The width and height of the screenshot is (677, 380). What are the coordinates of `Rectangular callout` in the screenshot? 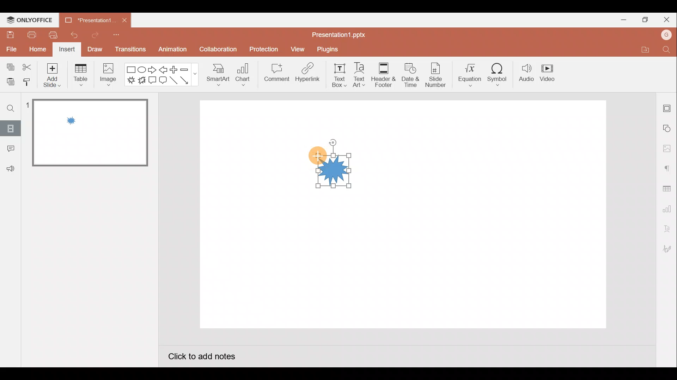 It's located at (153, 81).